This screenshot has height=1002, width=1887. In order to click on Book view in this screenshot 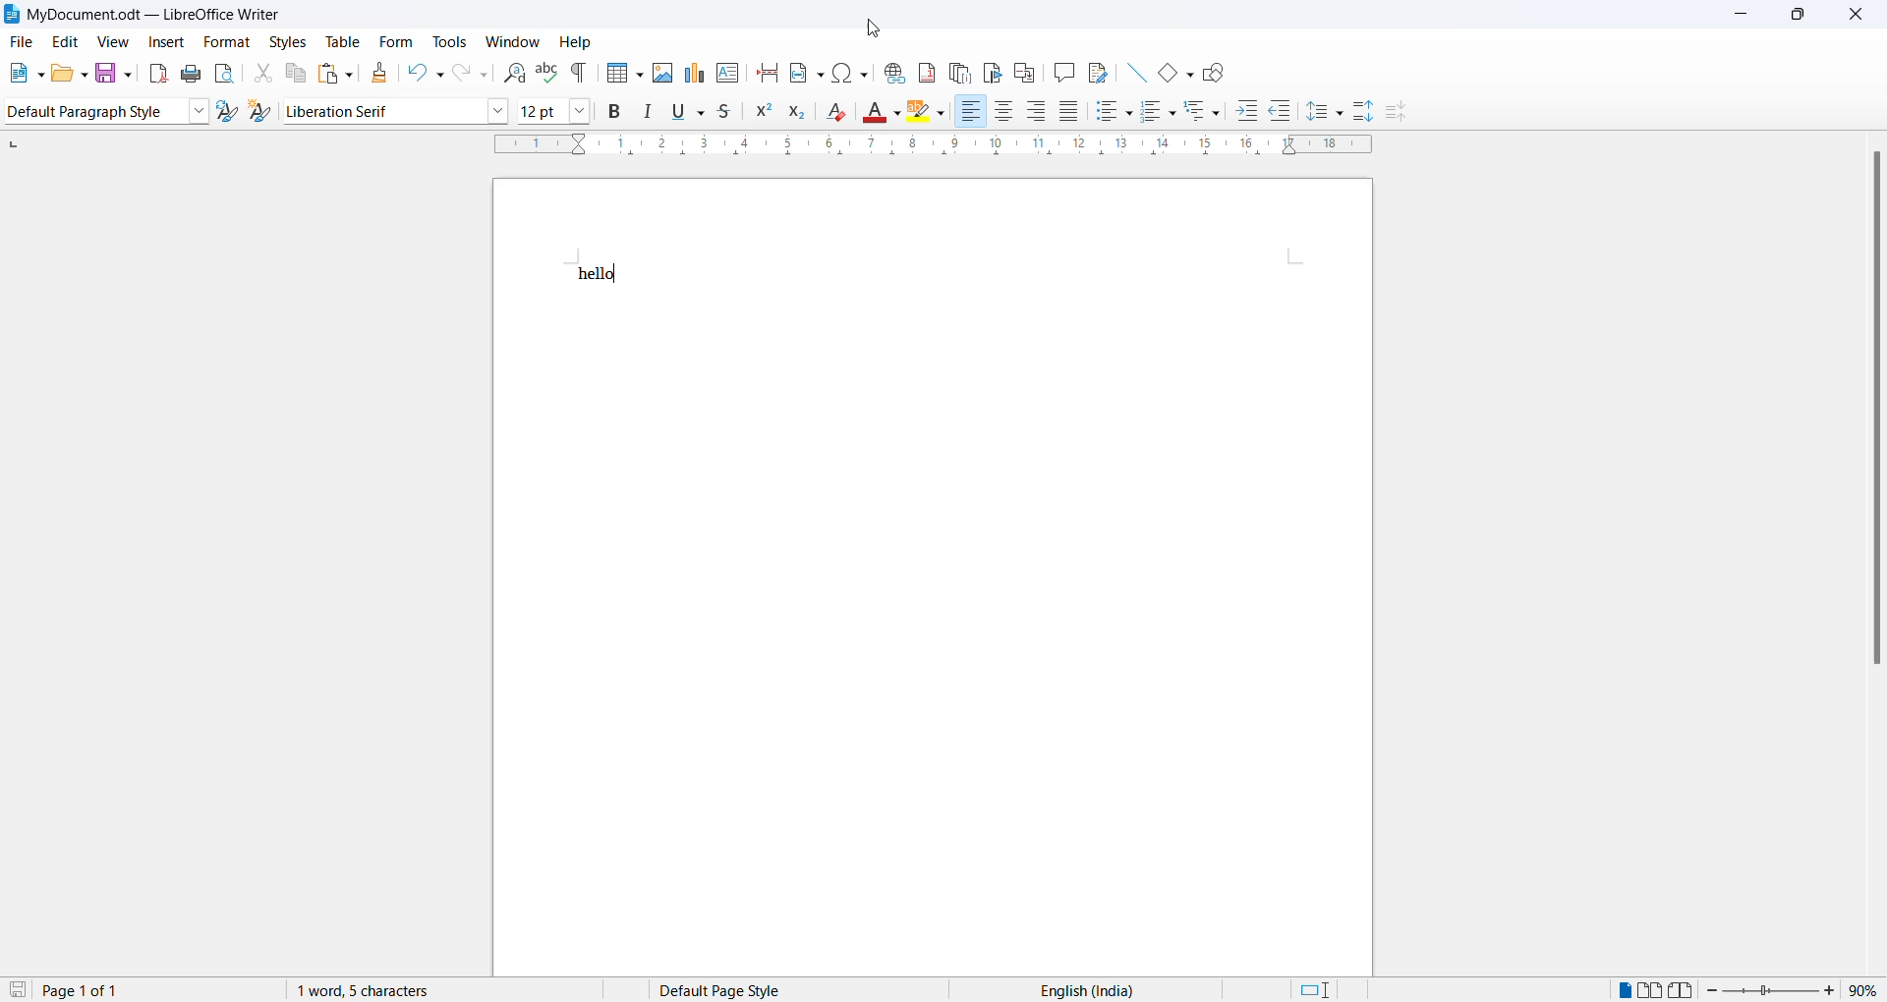, I will do `click(1684, 989)`.